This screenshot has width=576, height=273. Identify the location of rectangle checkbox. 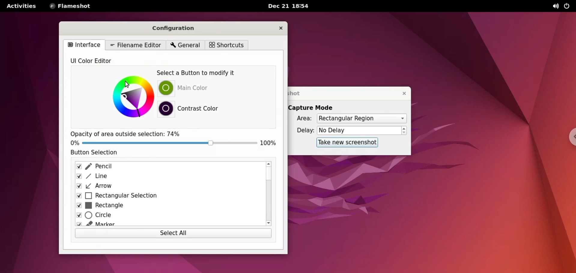
(165, 207).